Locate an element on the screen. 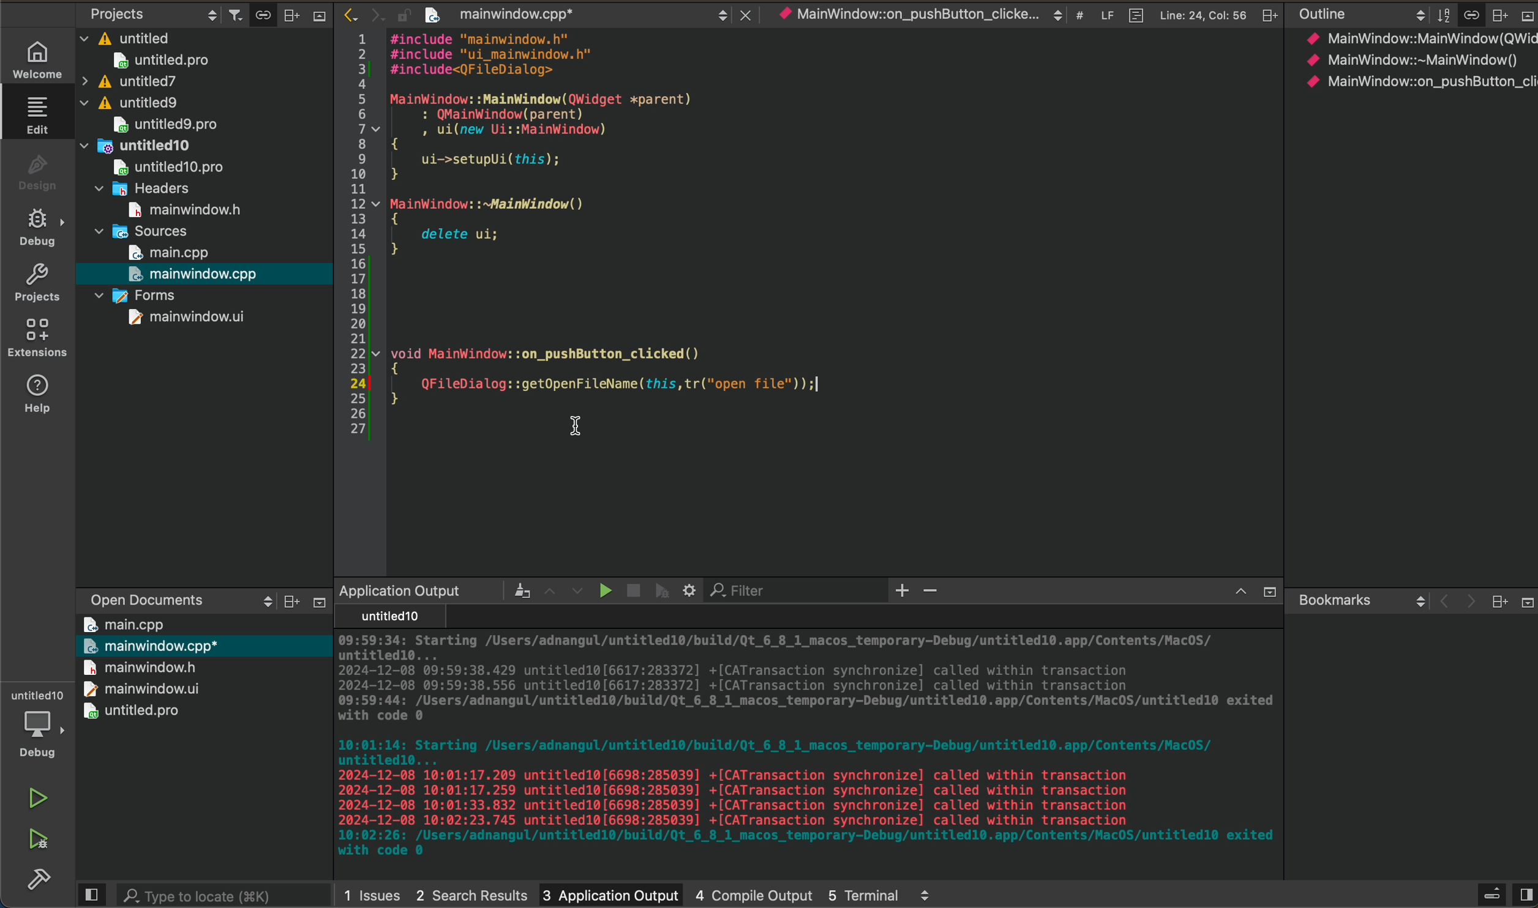 The height and width of the screenshot is (908, 1538).  is located at coordinates (1498, 14).